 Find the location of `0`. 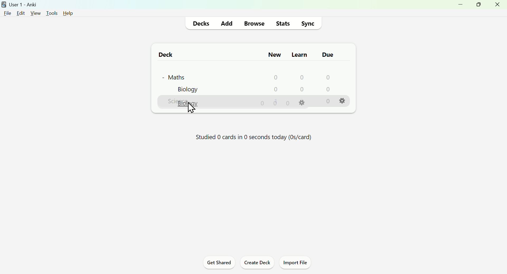

0 is located at coordinates (288, 103).